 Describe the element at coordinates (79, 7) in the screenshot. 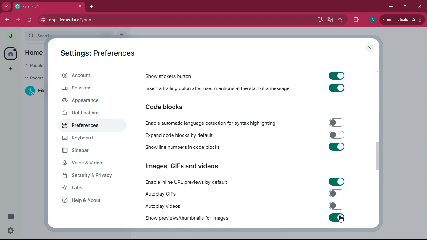

I see `Close` at that location.